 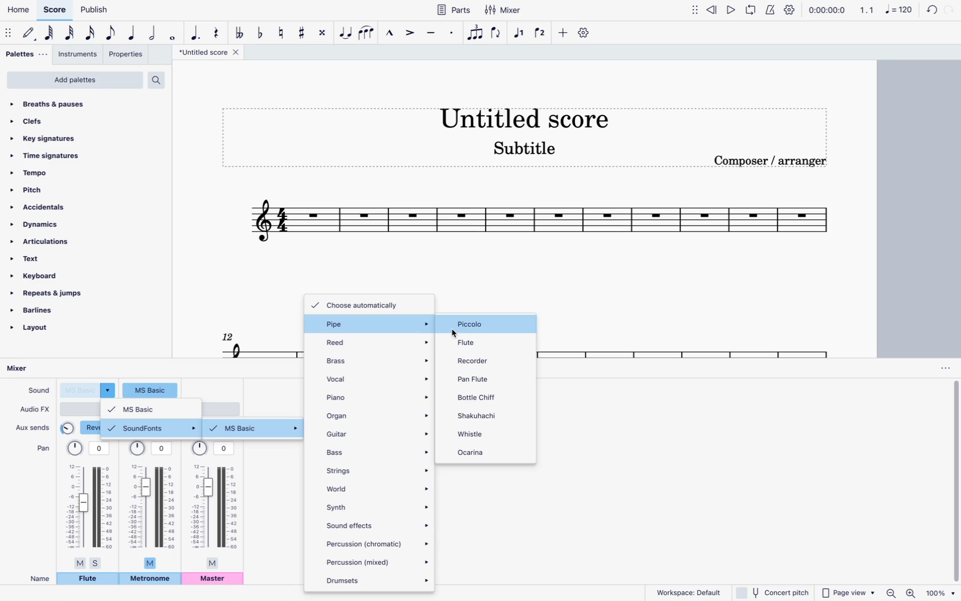 I want to click on flip direction, so click(x=498, y=33).